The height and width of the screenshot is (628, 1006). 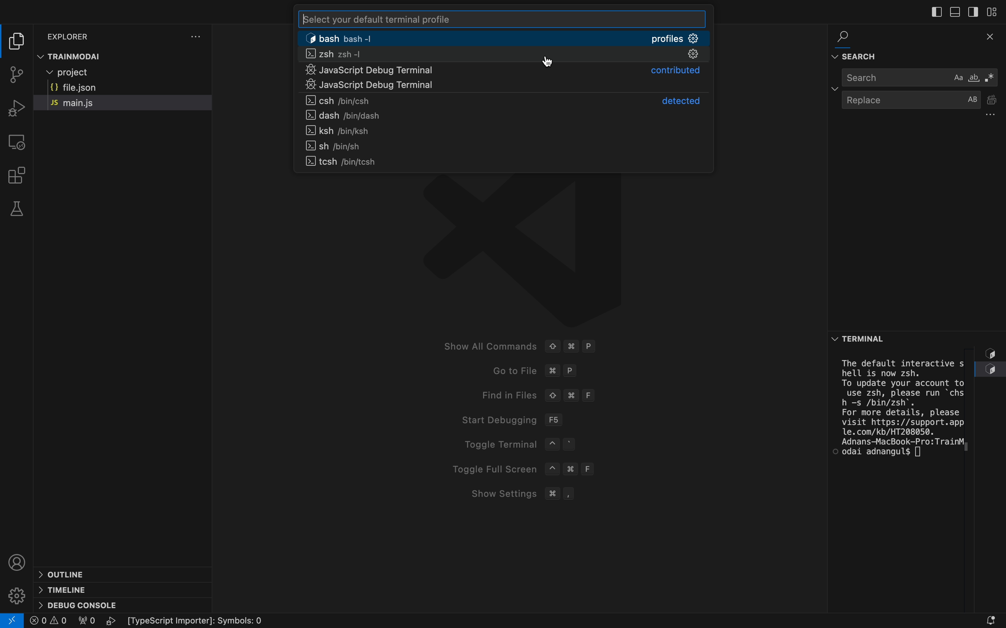 What do you see at coordinates (502, 86) in the screenshot?
I see `` at bounding box center [502, 86].